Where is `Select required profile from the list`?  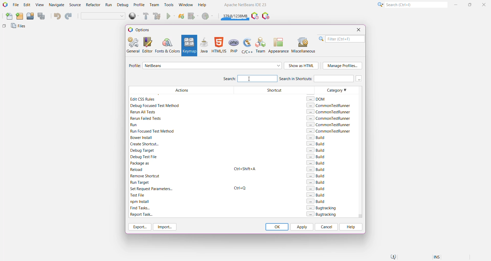 Select required profile from the list is located at coordinates (212, 66).